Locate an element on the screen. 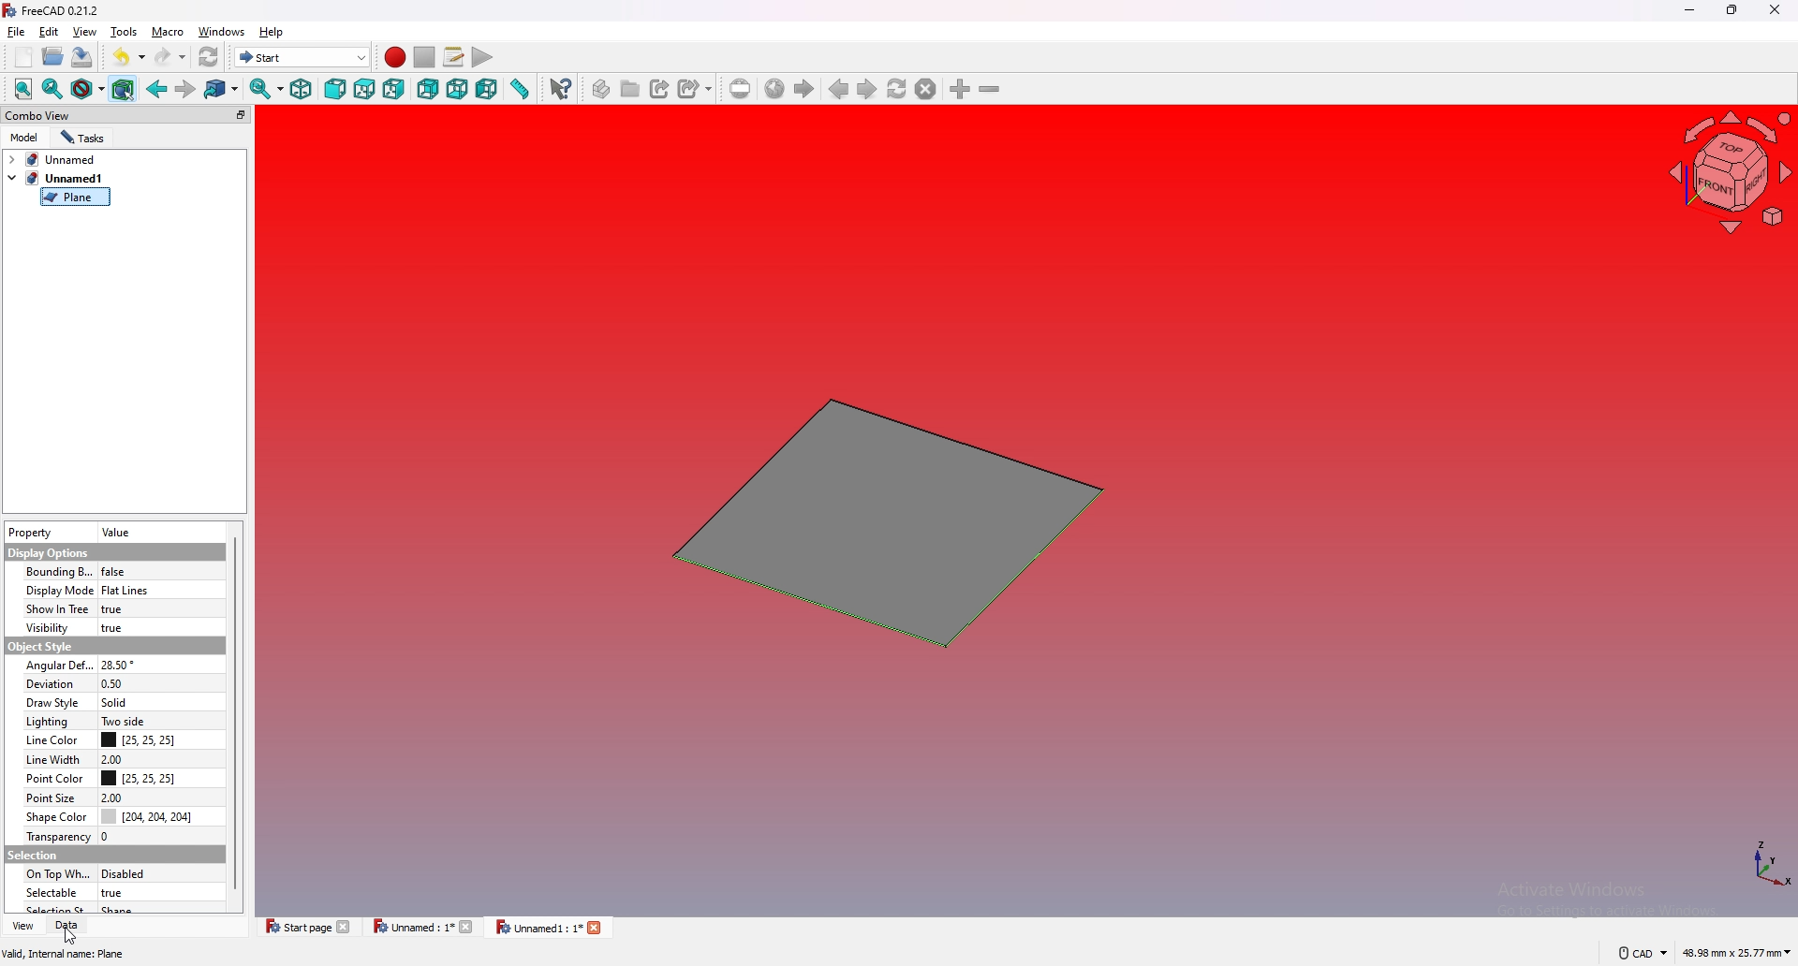  bounding box is located at coordinates (124, 89).